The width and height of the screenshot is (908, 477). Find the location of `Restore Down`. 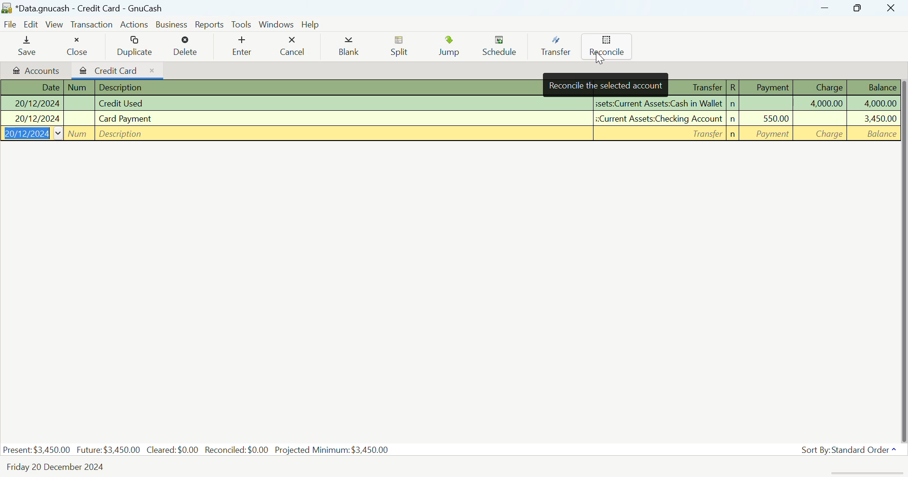

Restore Down is located at coordinates (826, 8).